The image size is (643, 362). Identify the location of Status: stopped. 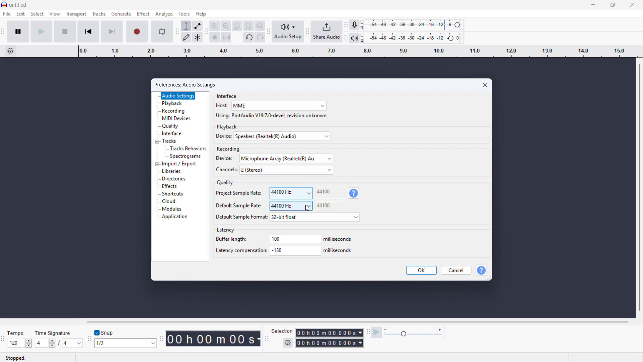
(17, 358).